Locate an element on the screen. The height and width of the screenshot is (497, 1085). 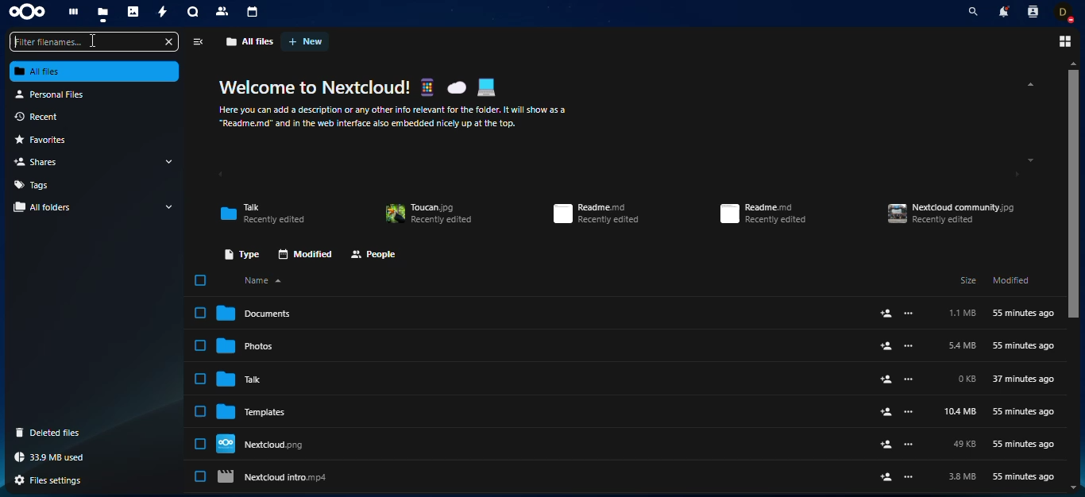
Size is located at coordinates (968, 279).